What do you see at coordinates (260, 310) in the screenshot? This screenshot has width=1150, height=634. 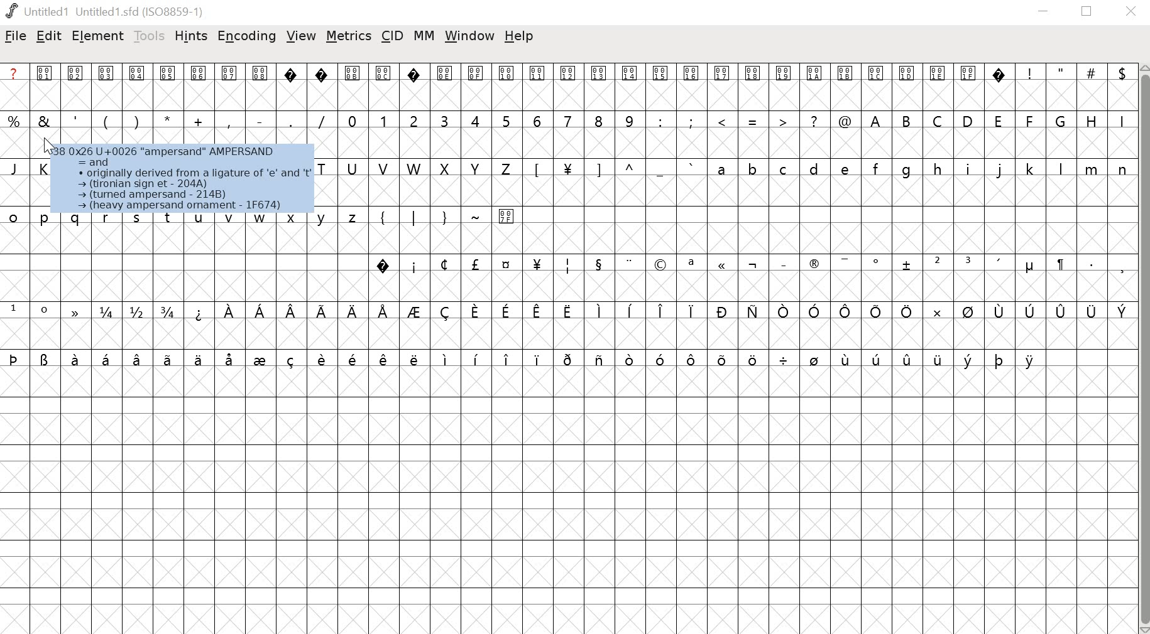 I see `symbol` at bounding box center [260, 310].